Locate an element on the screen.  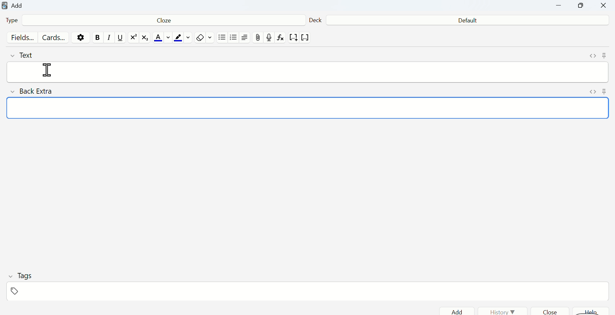
Underline is located at coordinates (120, 38).